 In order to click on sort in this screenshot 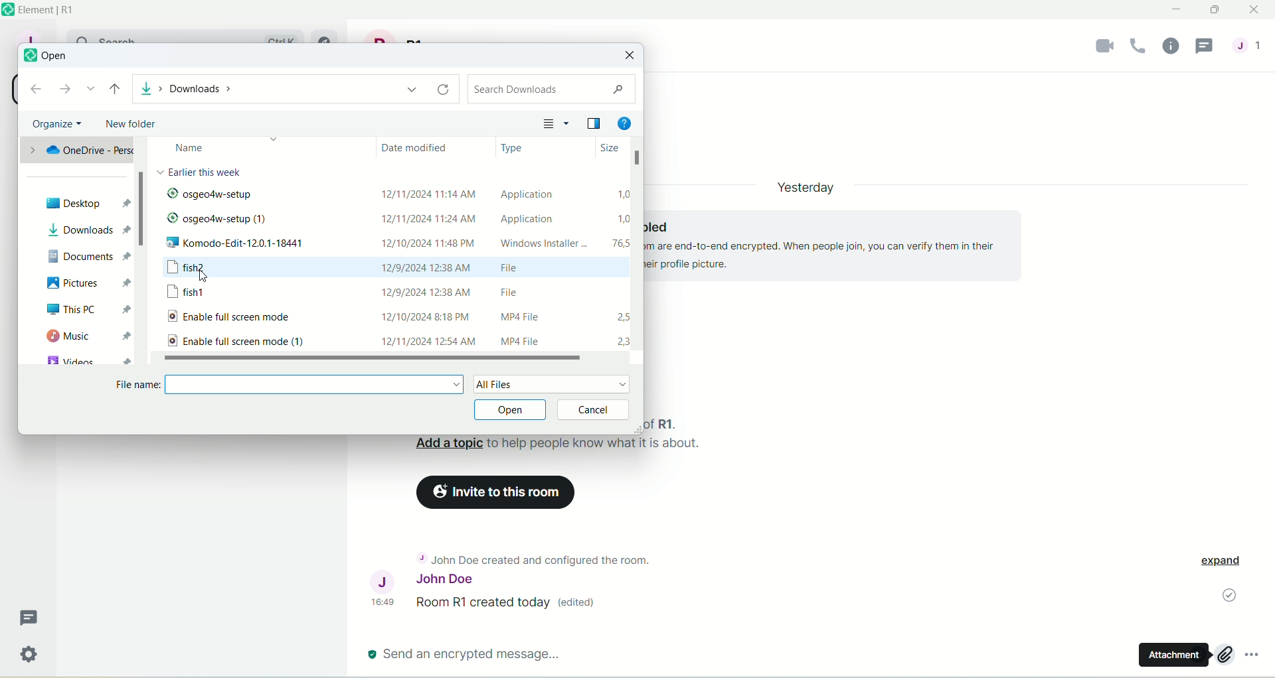, I will do `click(556, 125)`.